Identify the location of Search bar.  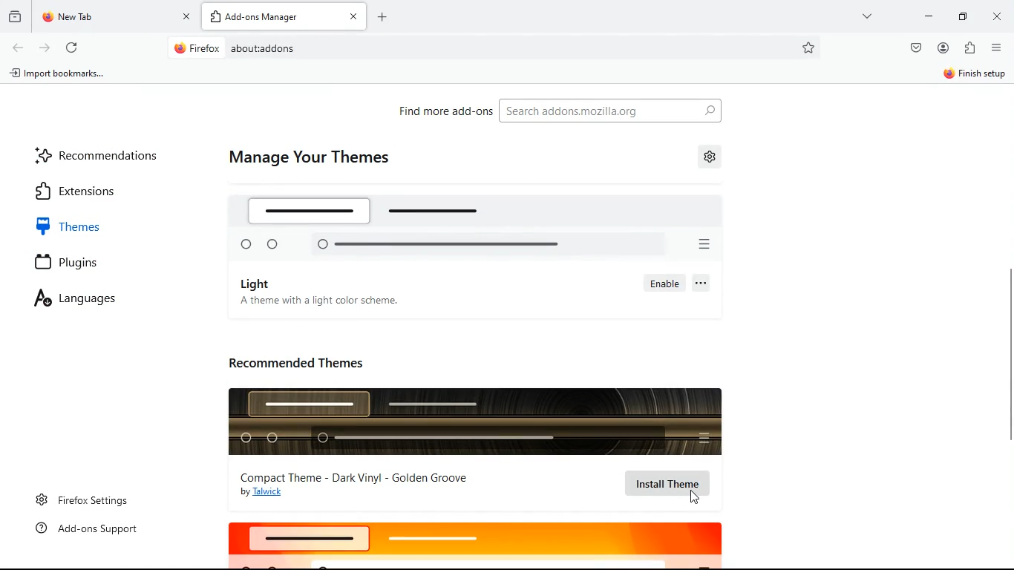
(497, 48).